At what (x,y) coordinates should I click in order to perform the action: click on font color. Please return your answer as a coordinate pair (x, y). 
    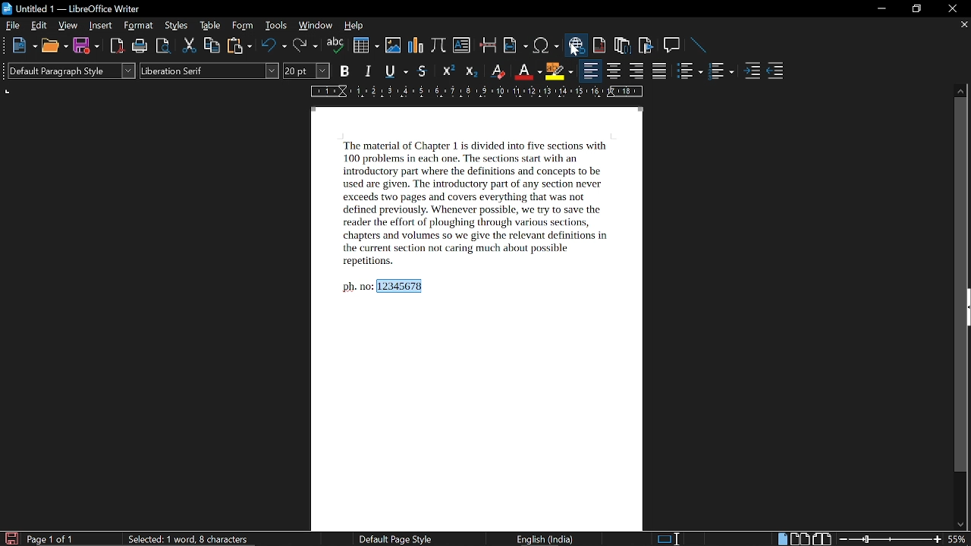
    Looking at the image, I should click on (526, 72).